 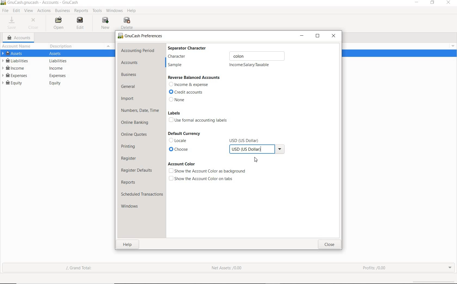 What do you see at coordinates (141, 37) in the screenshot?
I see `preferences` at bounding box center [141, 37].